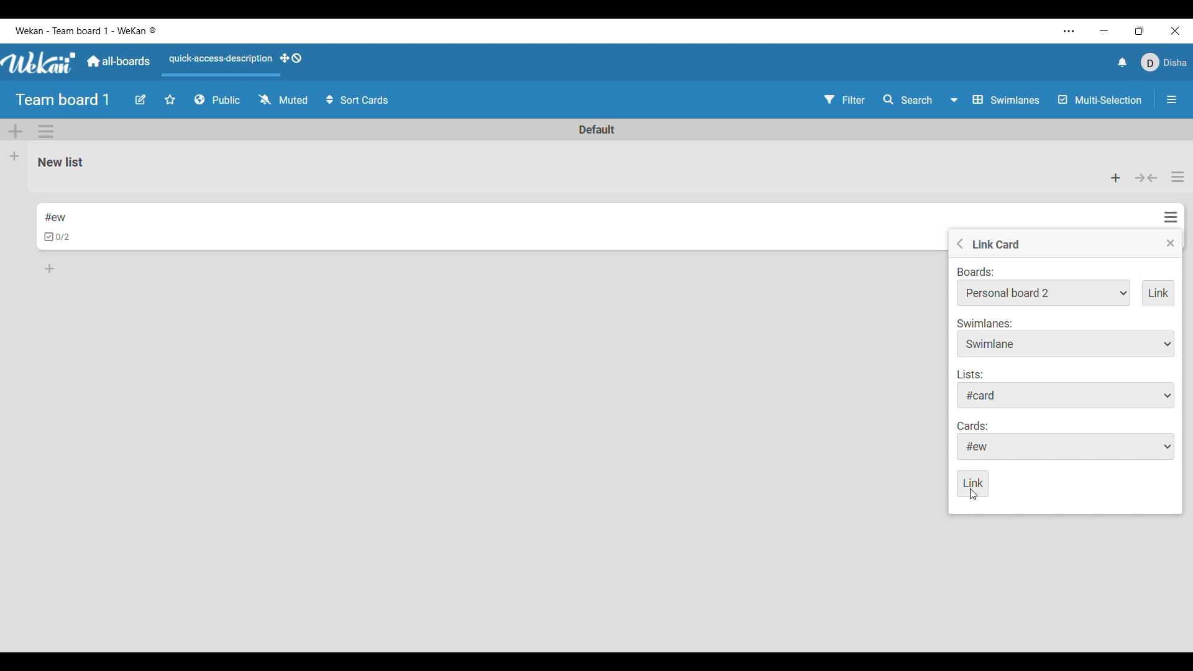 This screenshot has height=671, width=1193. What do you see at coordinates (1101, 100) in the screenshot?
I see `Multi-Selection` at bounding box center [1101, 100].